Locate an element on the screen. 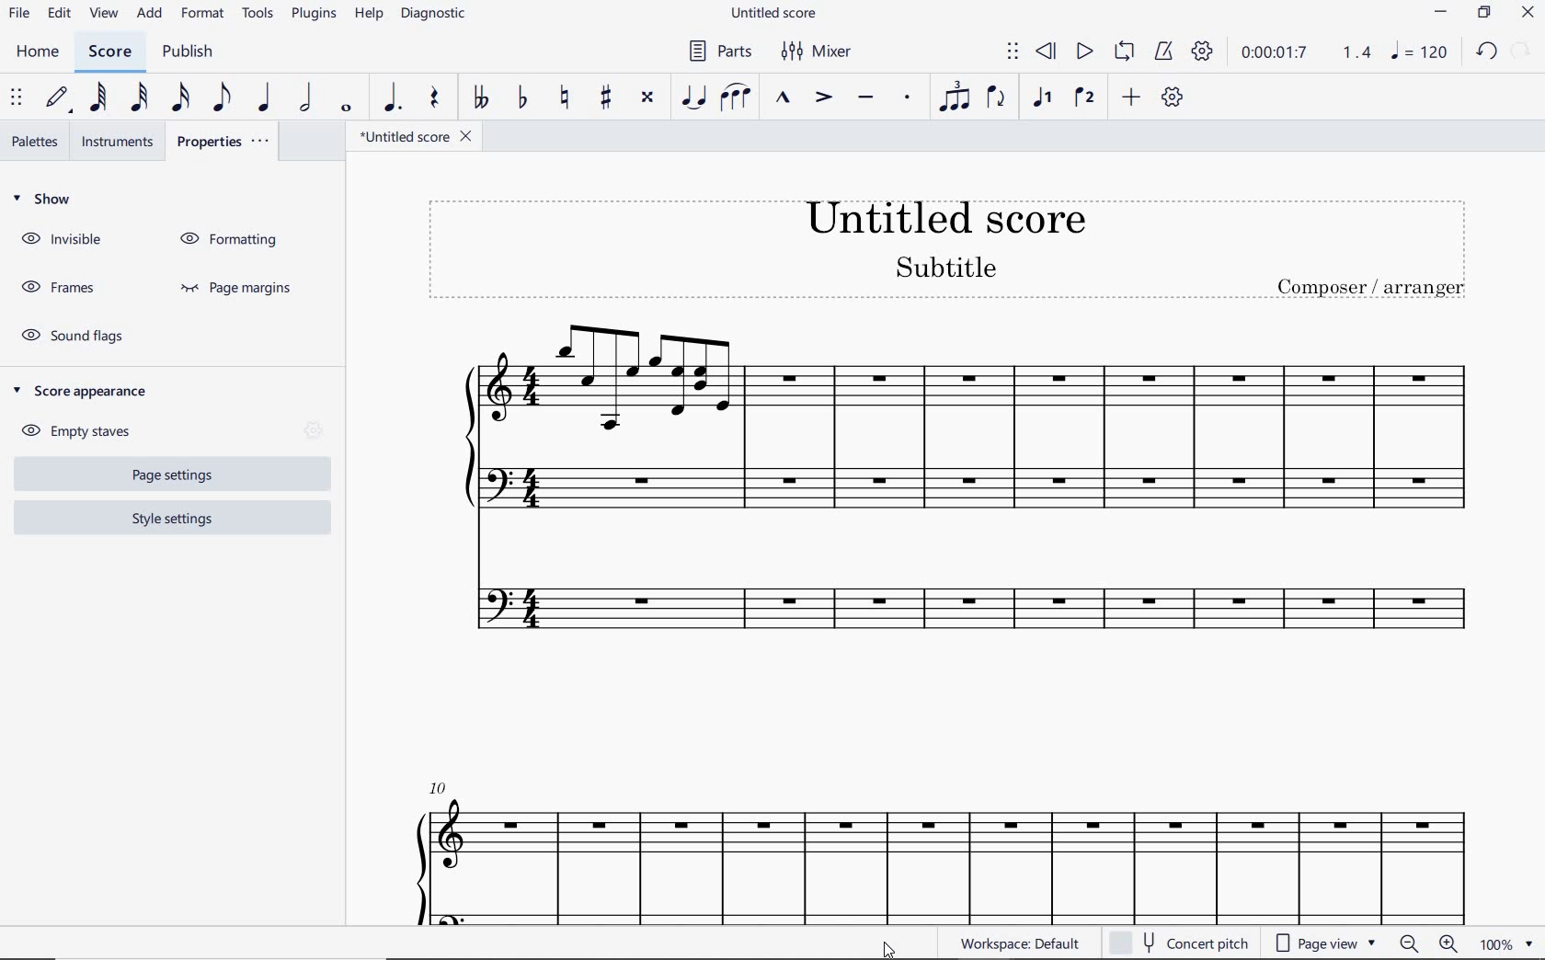 This screenshot has width=1545, height=960. PLAYBACK SETTINGS is located at coordinates (1201, 50).